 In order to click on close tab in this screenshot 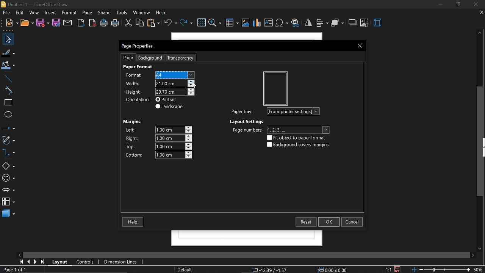, I will do `click(481, 12)`.